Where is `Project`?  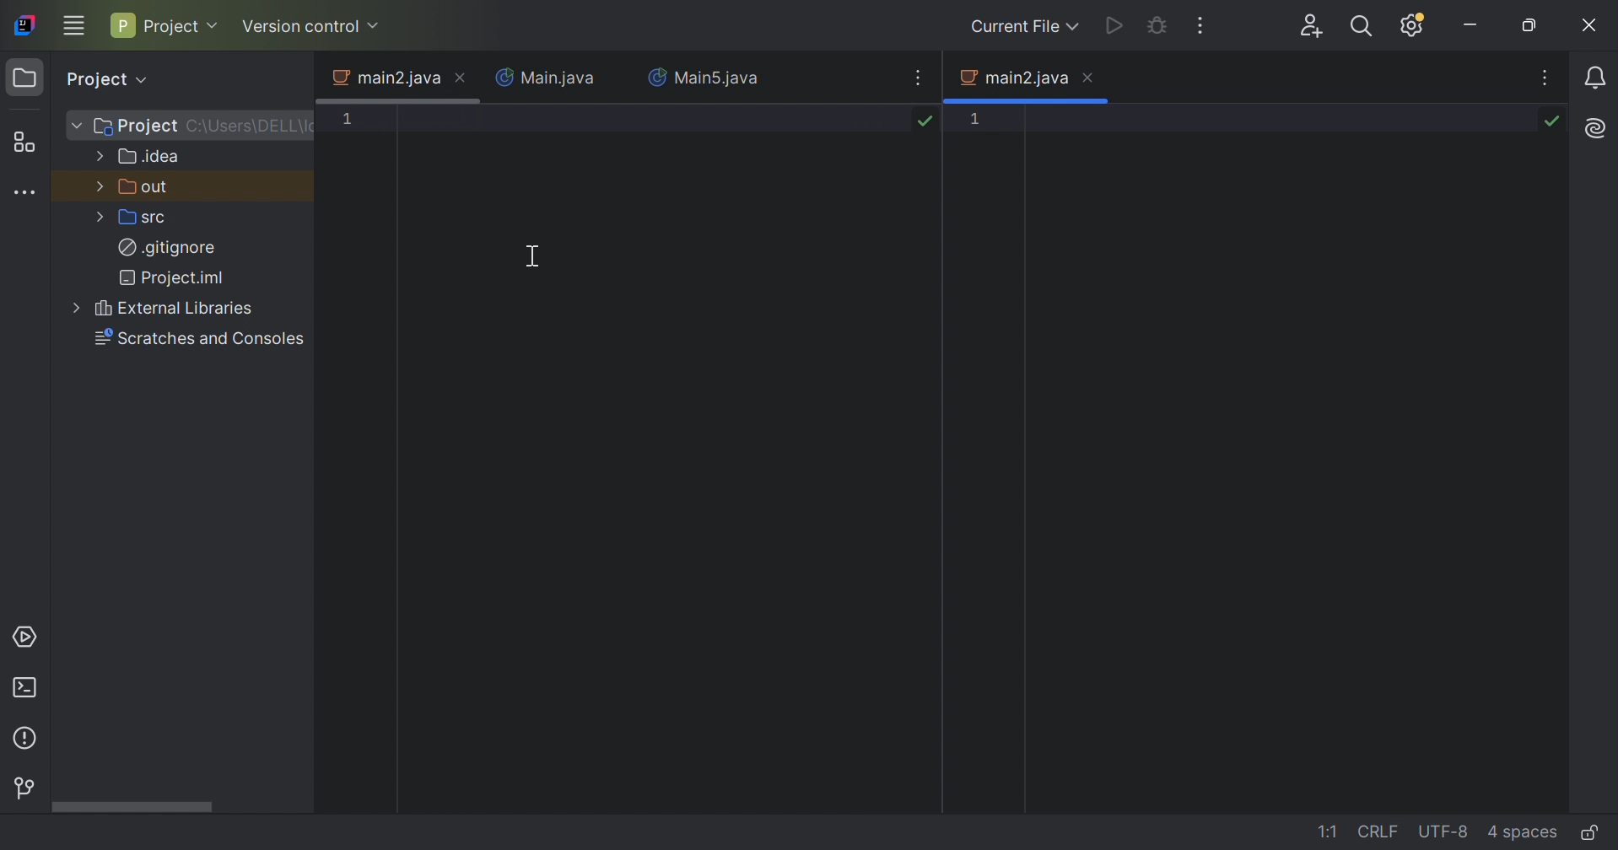 Project is located at coordinates (166, 24).